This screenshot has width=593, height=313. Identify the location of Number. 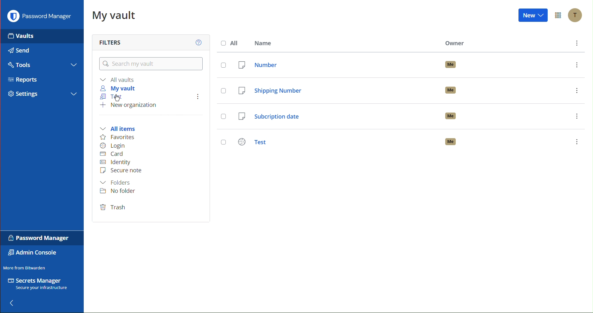
(410, 66).